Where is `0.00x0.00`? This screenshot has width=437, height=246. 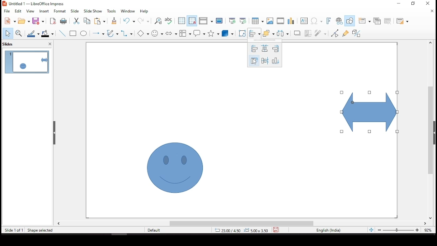
0.00x0.00 is located at coordinates (256, 230).